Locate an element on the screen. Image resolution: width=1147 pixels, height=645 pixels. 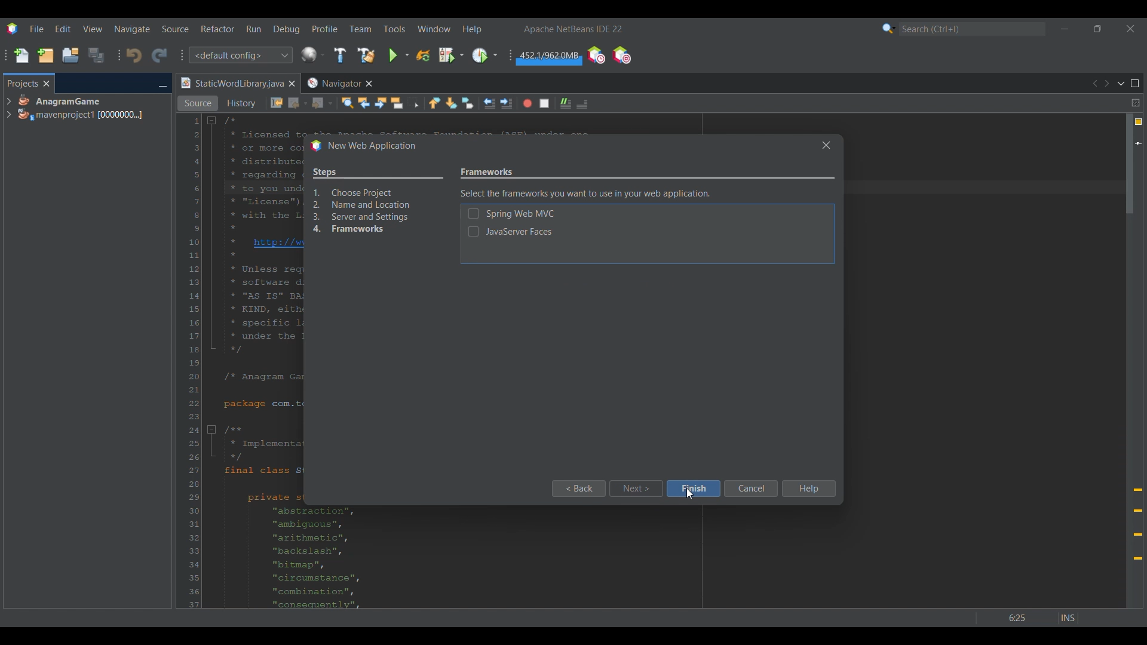
Configure window is located at coordinates (312, 54).